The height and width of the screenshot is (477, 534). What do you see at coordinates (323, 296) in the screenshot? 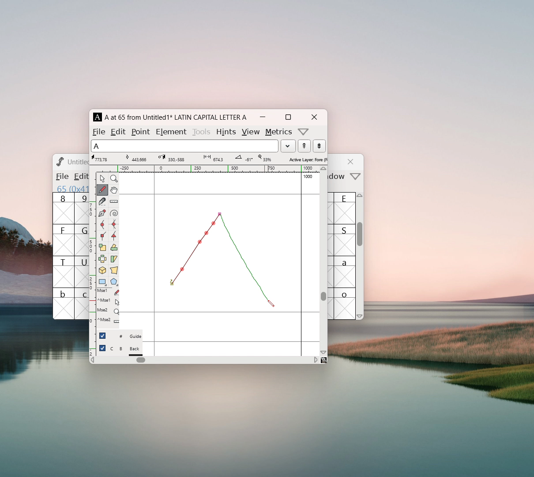
I see `scrollbar` at bounding box center [323, 296].